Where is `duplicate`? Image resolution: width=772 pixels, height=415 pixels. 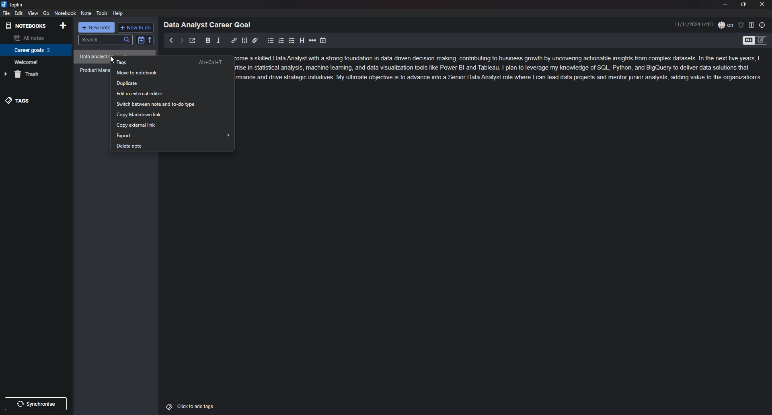
duplicate is located at coordinates (172, 84).